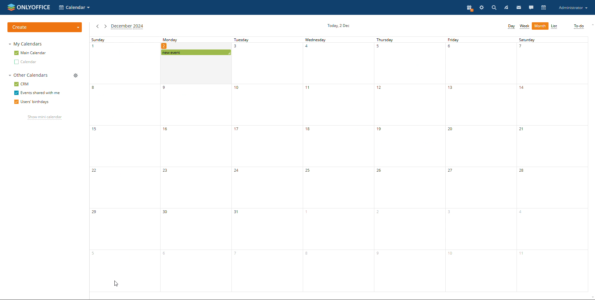 The height and width of the screenshot is (300, 595). I want to click on scroll up , so click(591, 25).